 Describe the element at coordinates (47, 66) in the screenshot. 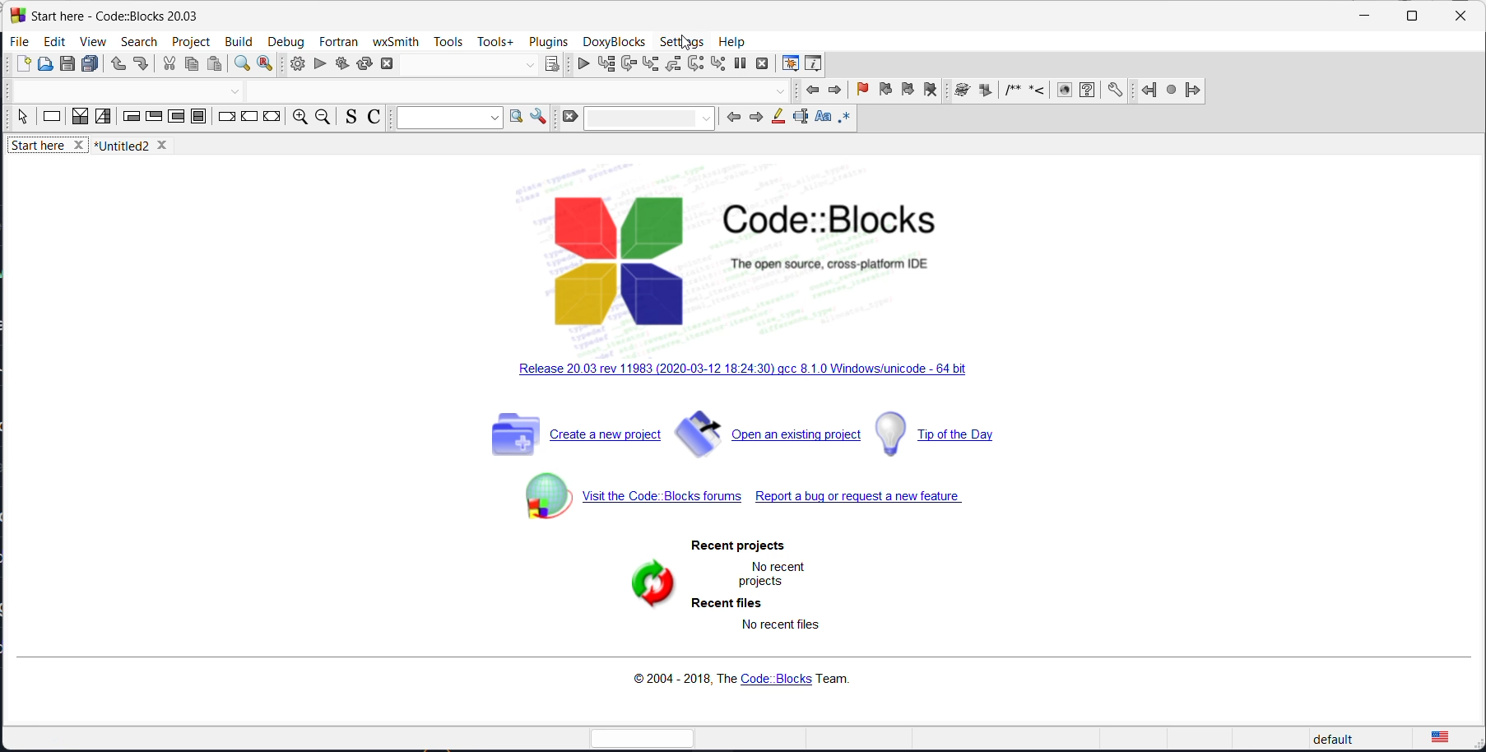

I see `open` at that location.